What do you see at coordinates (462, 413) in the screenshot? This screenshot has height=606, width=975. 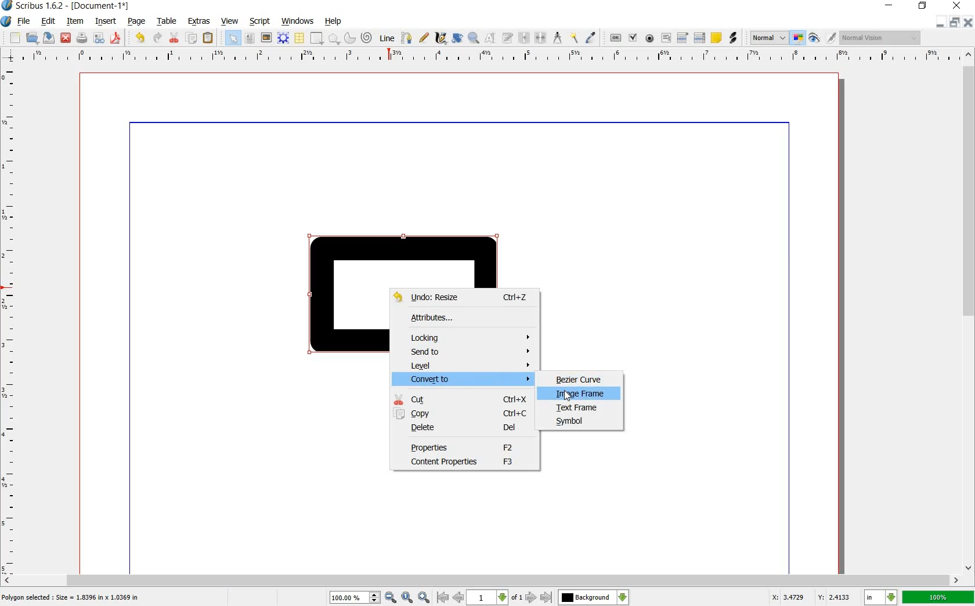 I see `COPY Ctrl+C` at bounding box center [462, 413].